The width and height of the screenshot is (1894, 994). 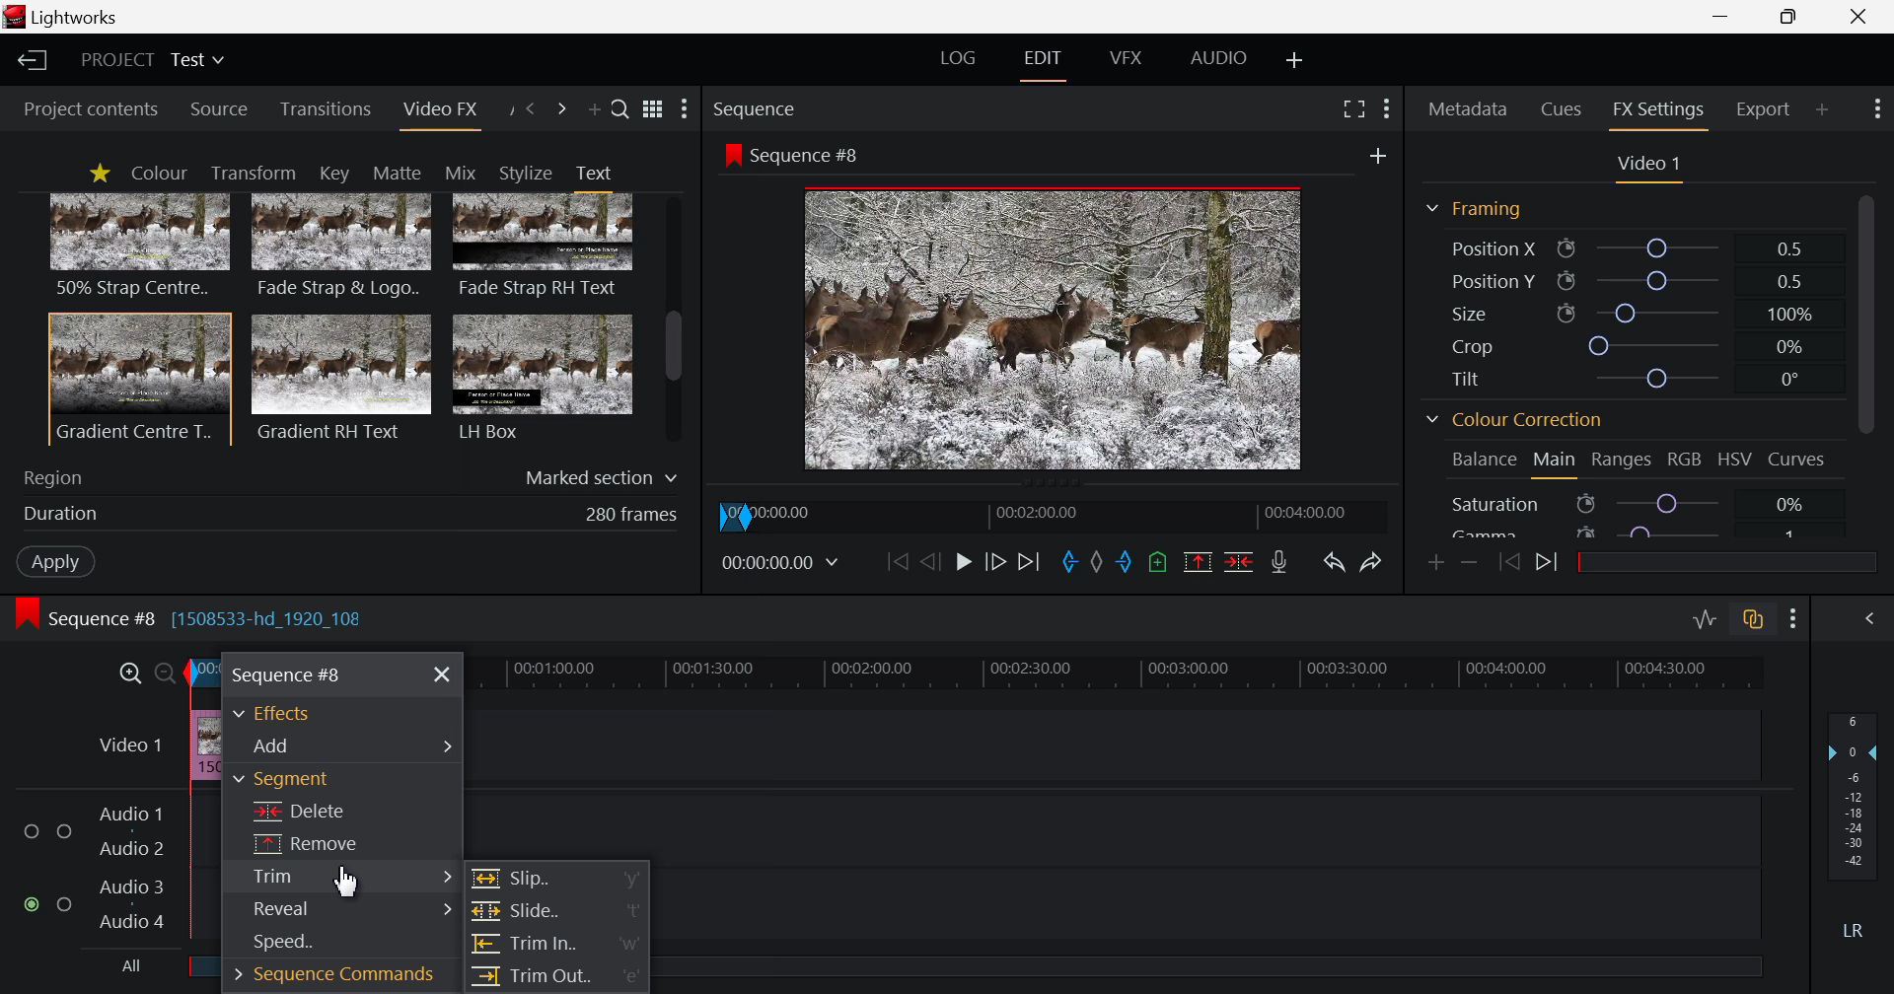 I want to click on Add, so click(x=1371, y=154).